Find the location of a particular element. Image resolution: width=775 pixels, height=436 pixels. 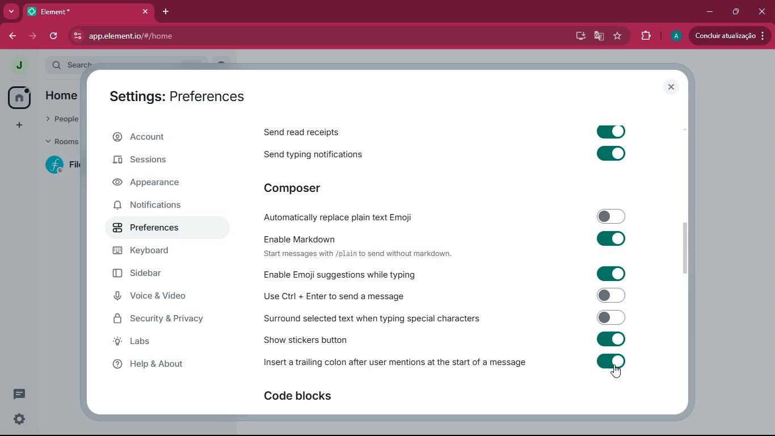

sidebar is located at coordinates (161, 273).